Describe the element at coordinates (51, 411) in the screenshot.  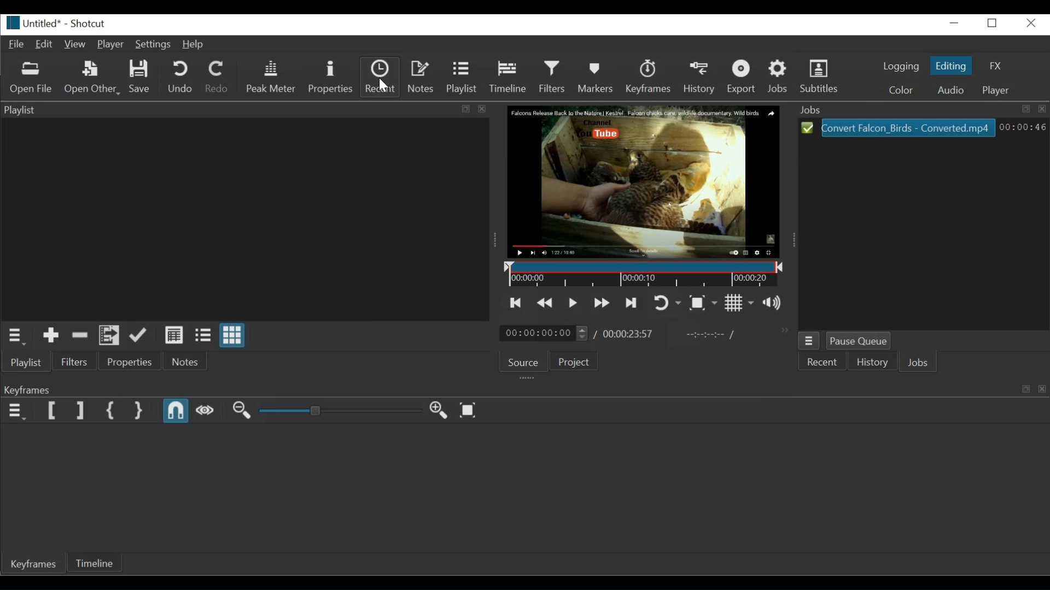
I see `Set Filter Start` at that location.